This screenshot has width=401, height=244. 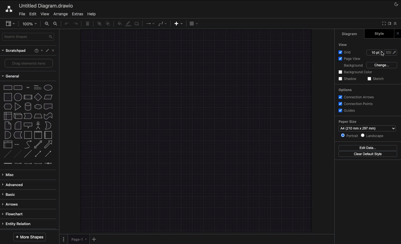 I want to click on Misc, so click(x=10, y=175).